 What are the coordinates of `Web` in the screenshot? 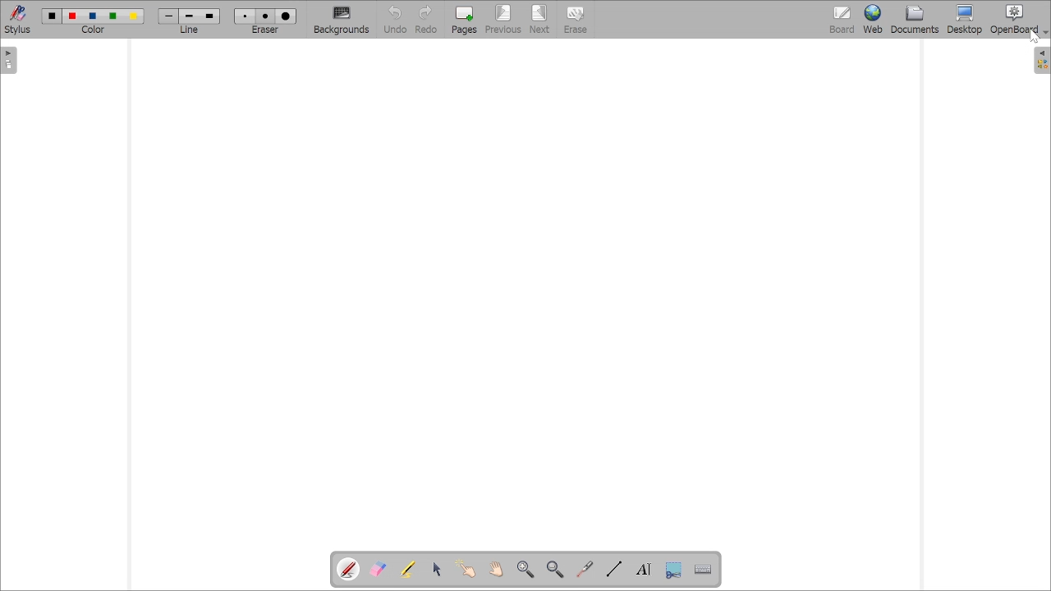 It's located at (870, 19).